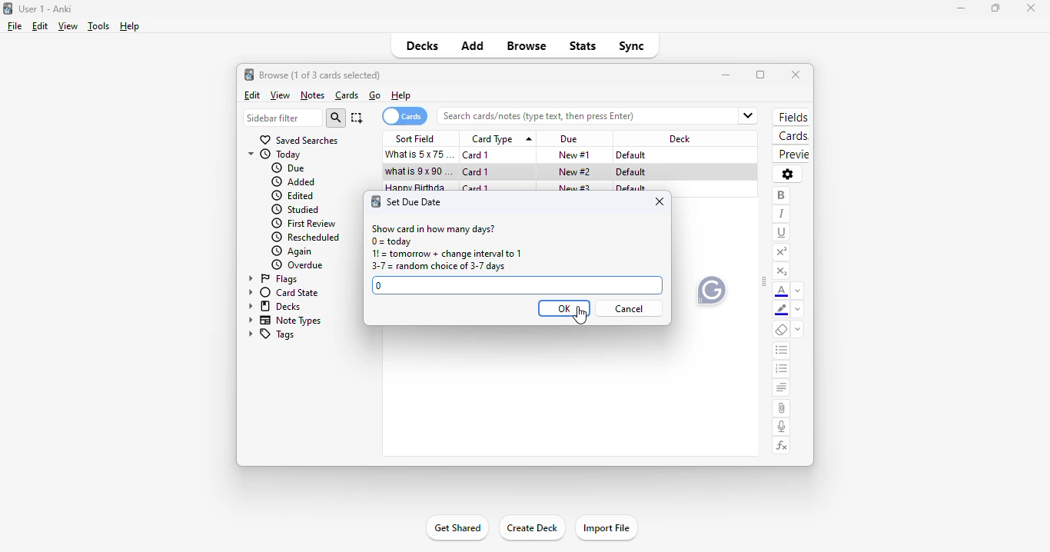  I want to click on card 1, so click(476, 189).